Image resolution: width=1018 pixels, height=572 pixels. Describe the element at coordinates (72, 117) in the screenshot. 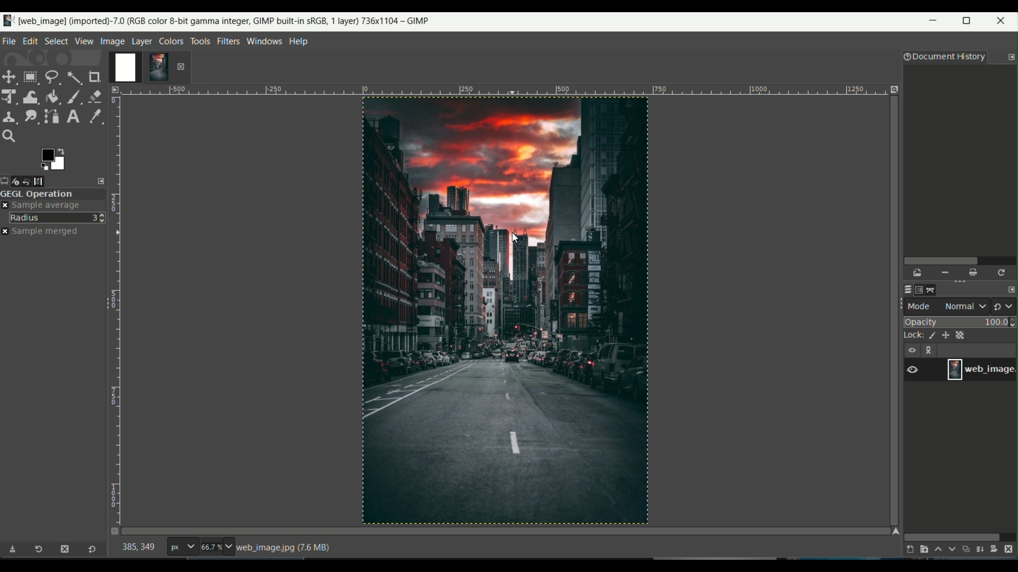

I see `text tool` at that location.